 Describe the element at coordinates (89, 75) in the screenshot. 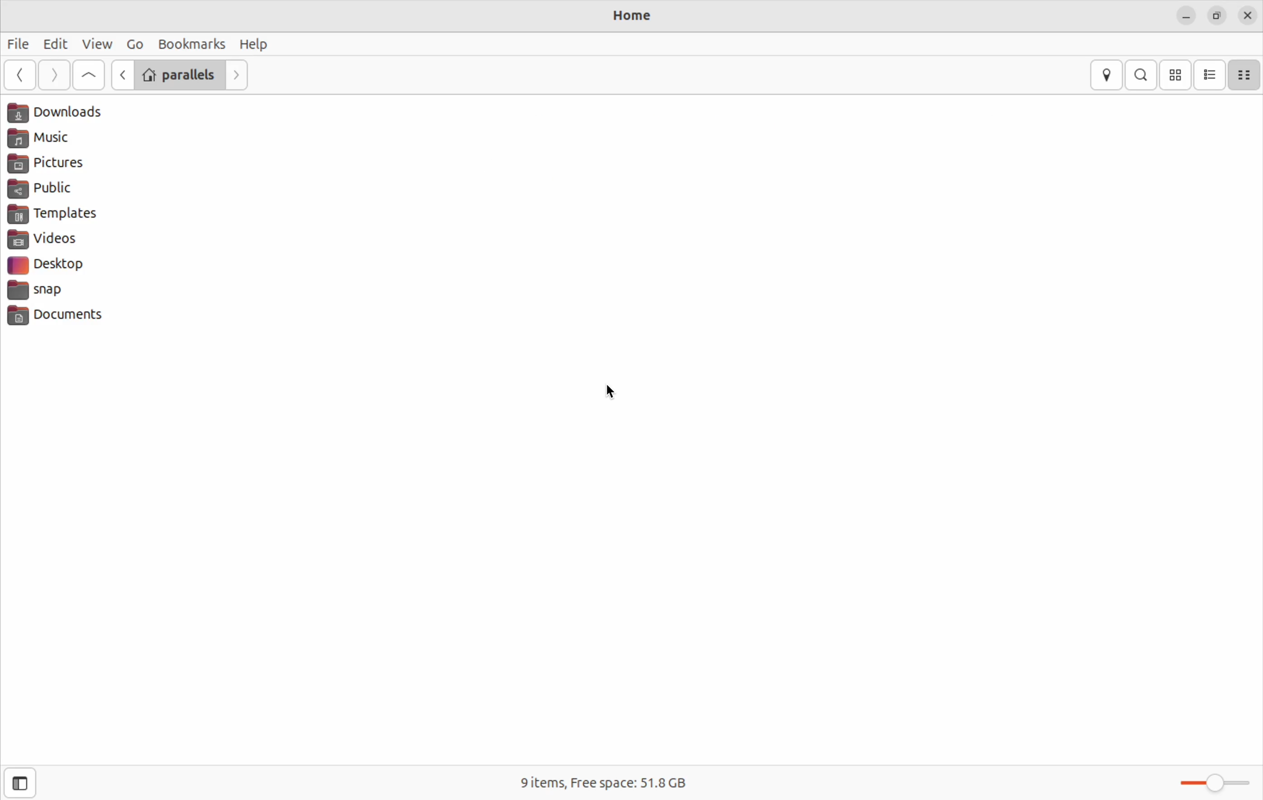

I see `Go to first` at that location.